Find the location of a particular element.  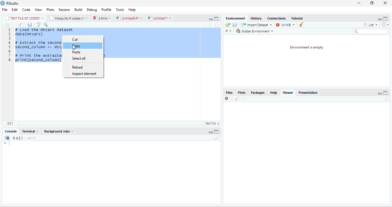

‘Environment is located at coordinates (235, 18).